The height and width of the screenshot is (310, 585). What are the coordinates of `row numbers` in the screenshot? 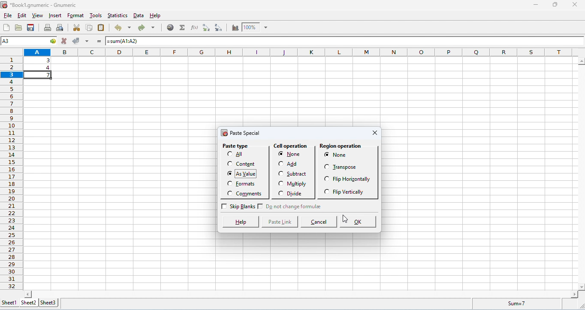 It's located at (11, 171).